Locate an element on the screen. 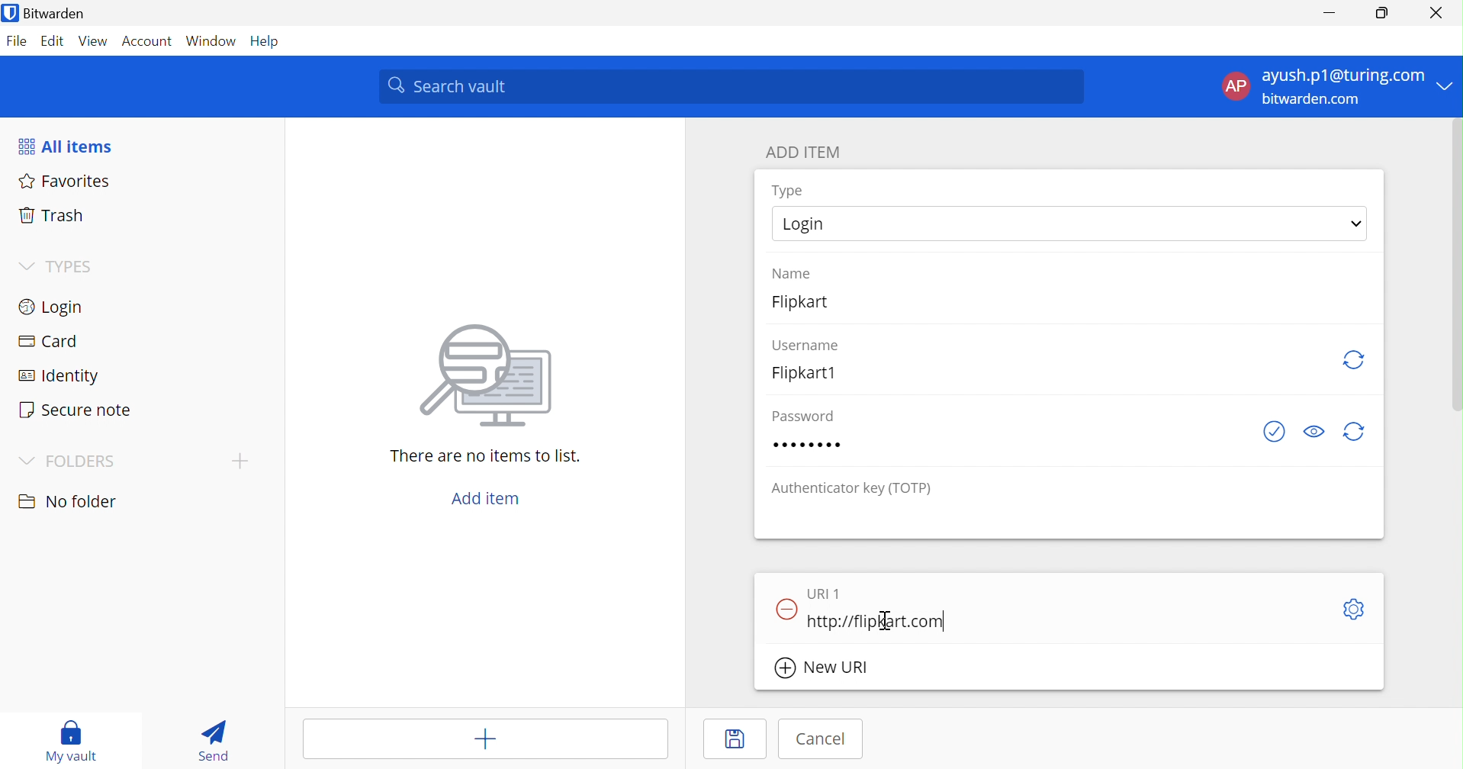 The height and width of the screenshot is (769, 1463). Help is located at coordinates (269, 41).